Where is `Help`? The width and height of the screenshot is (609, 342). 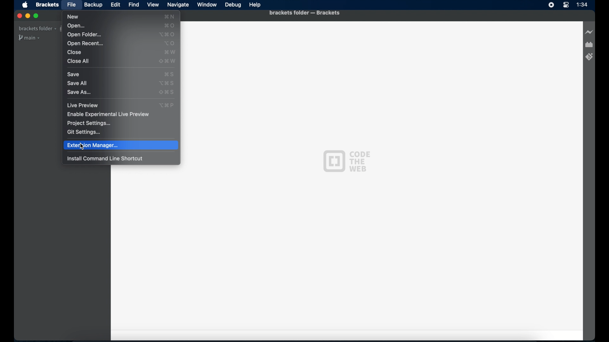
Help is located at coordinates (255, 5).